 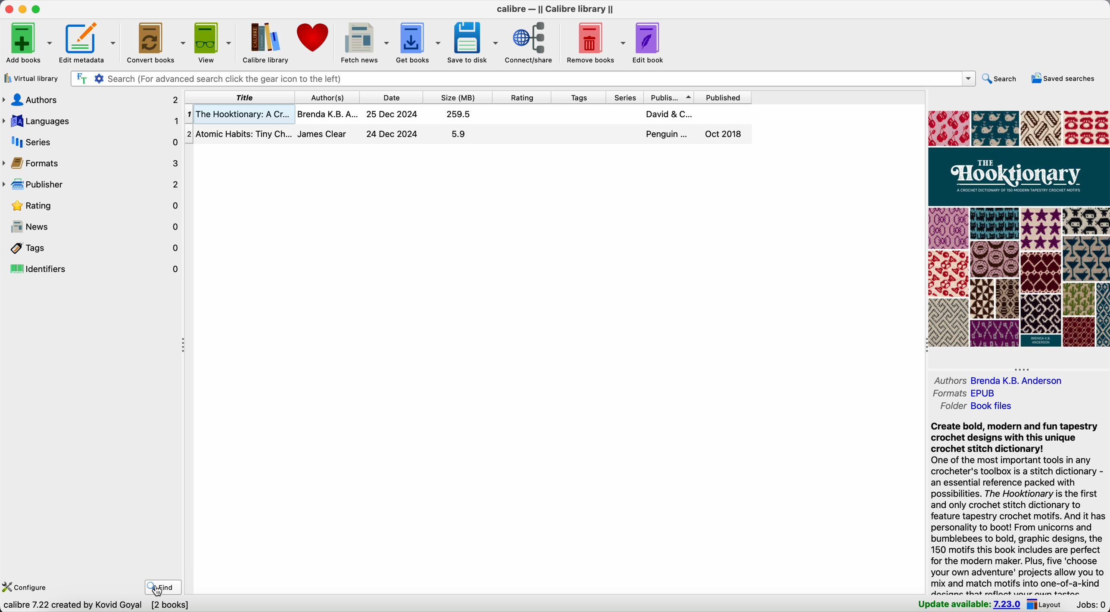 I want to click on maximize, so click(x=39, y=9).